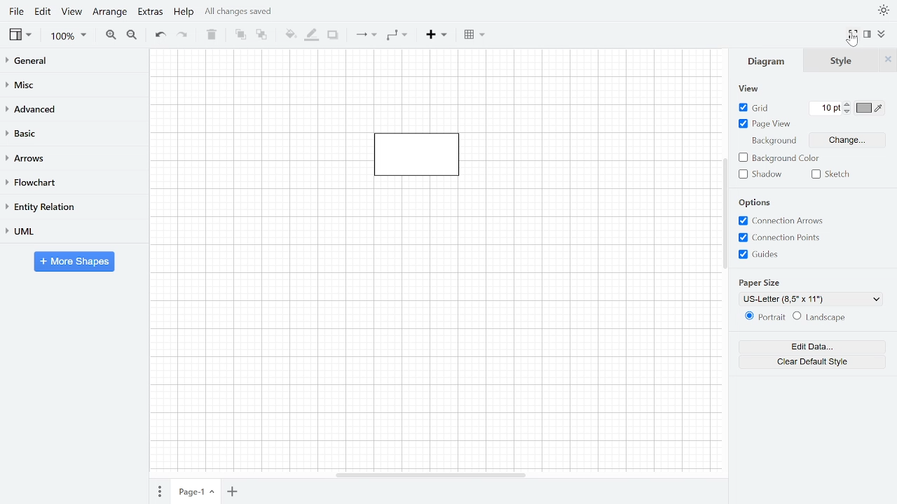  Describe the element at coordinates (882, 34) in the screenshot. I see `Collpase` at that location.